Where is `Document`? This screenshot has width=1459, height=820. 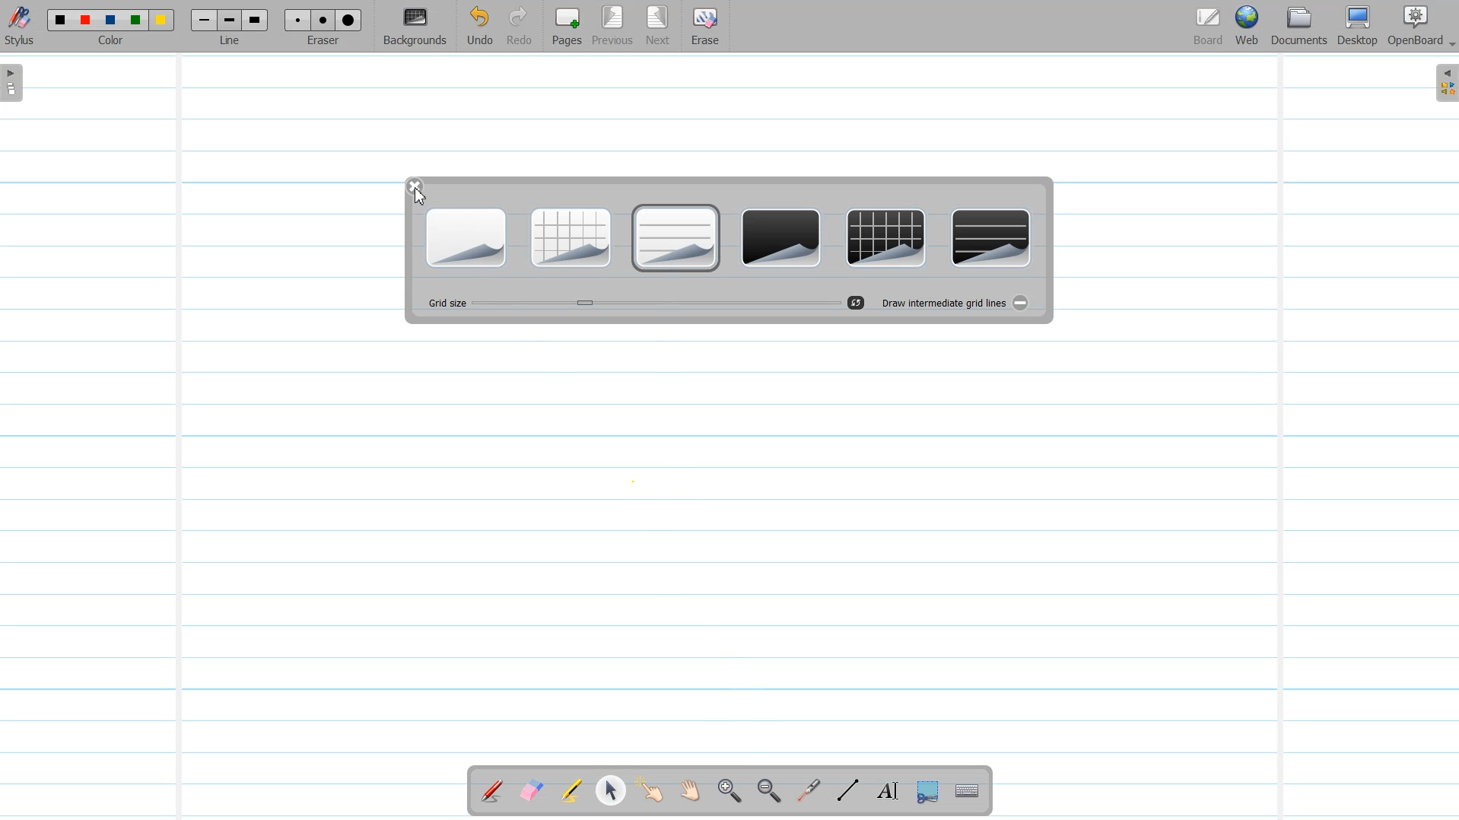
Document is located at coordinates (1301, 26).